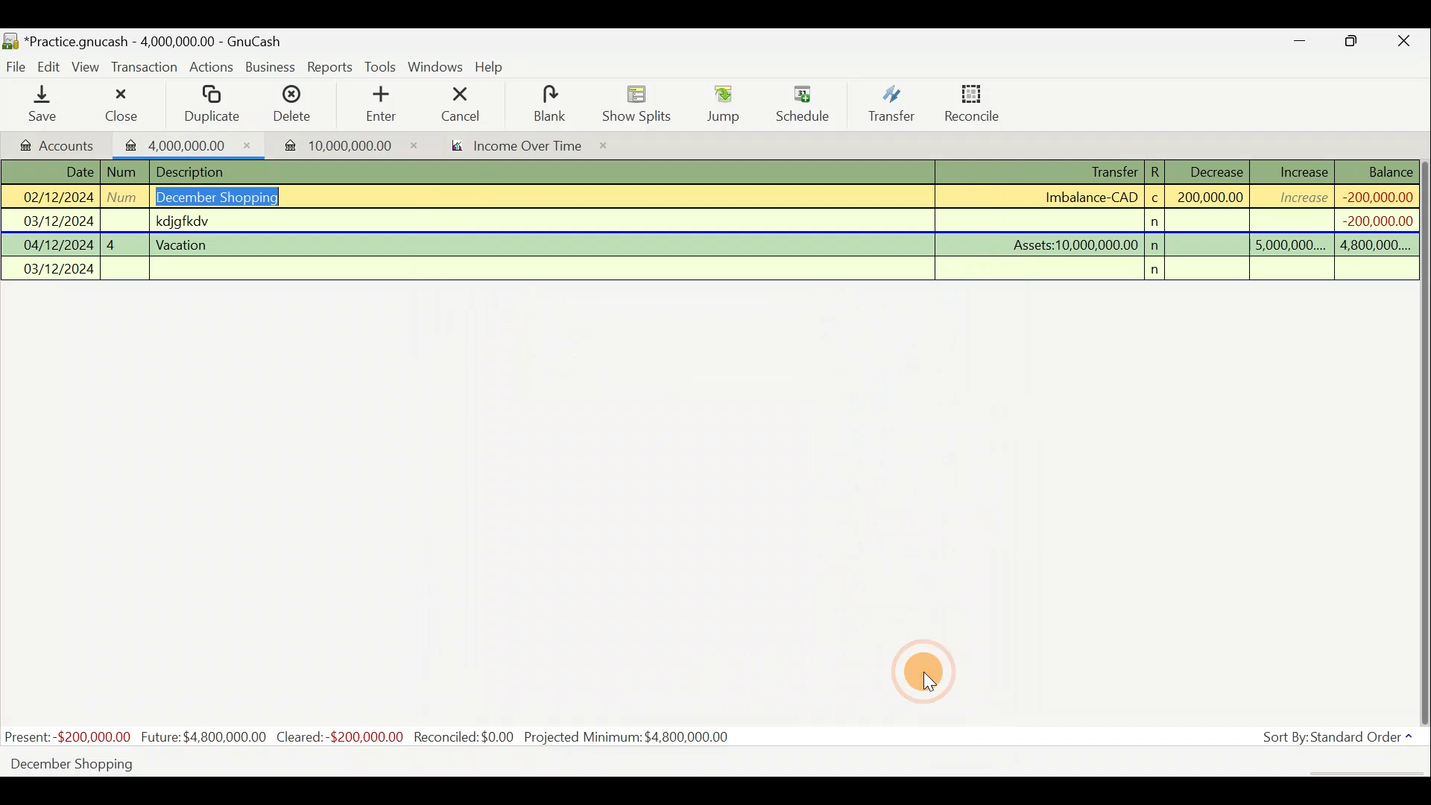 The height and width of the screenshot is (805, 1431). I want to click on Cursor, so click(928, 672).